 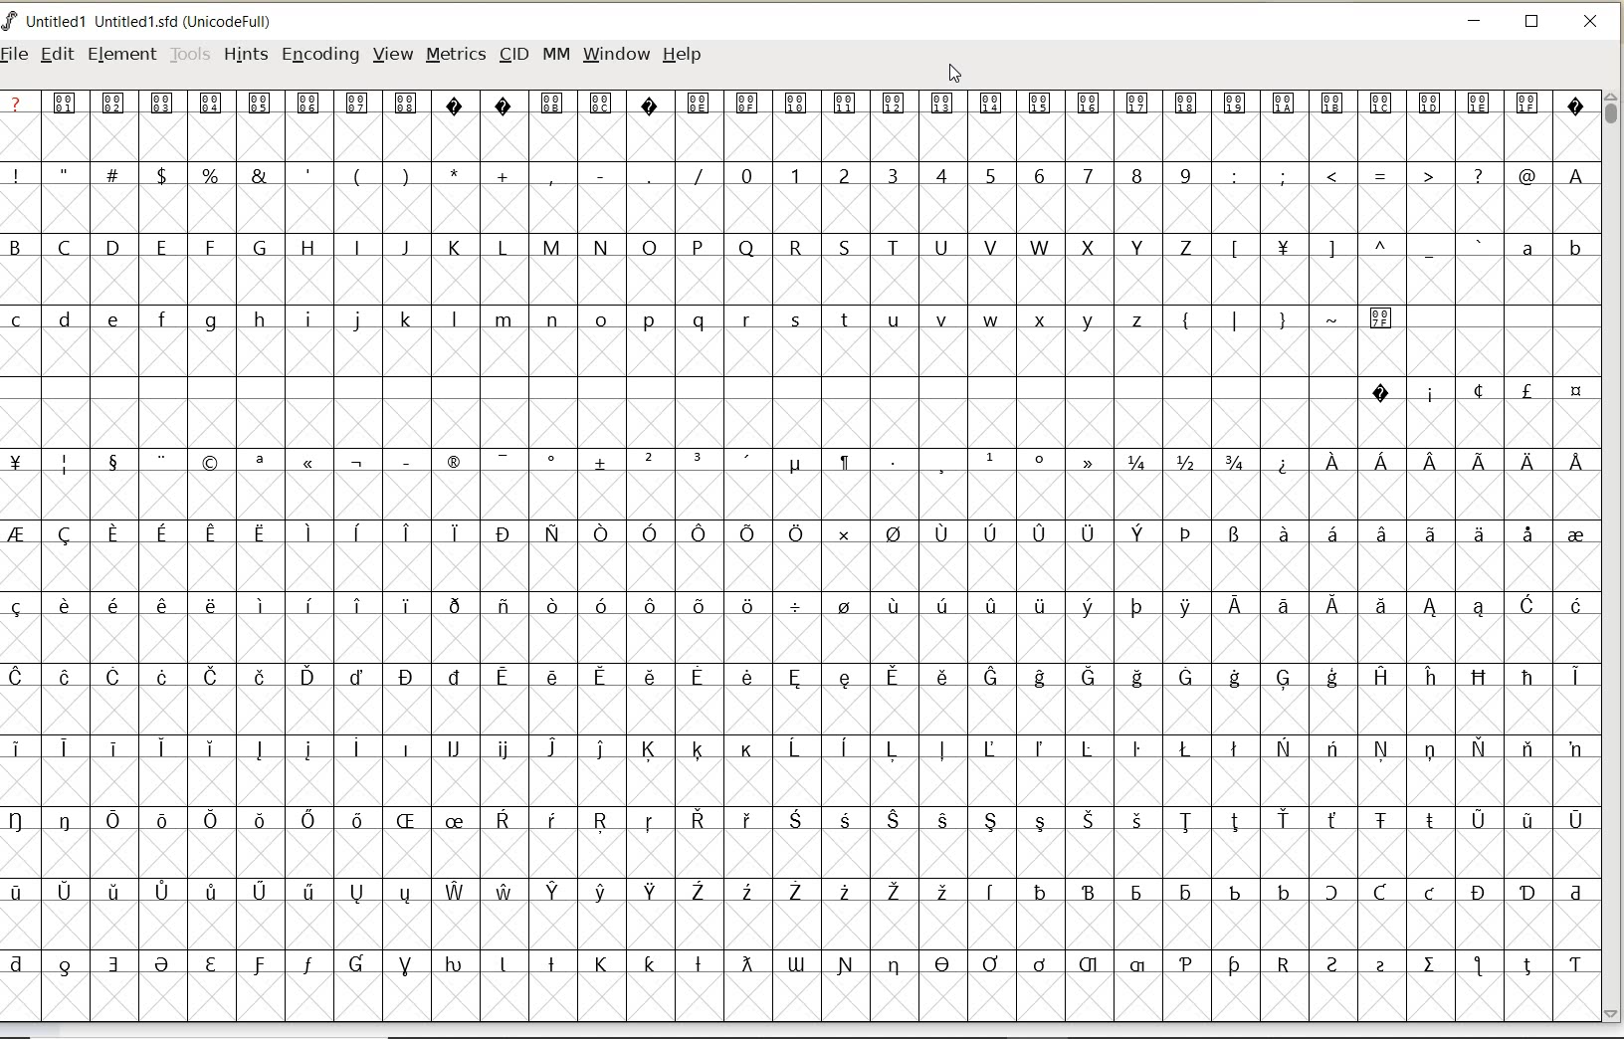 What do you see at coordinates (393, 55) in the screenshot?
I see `VIEW` at bounding box center [393, 55].